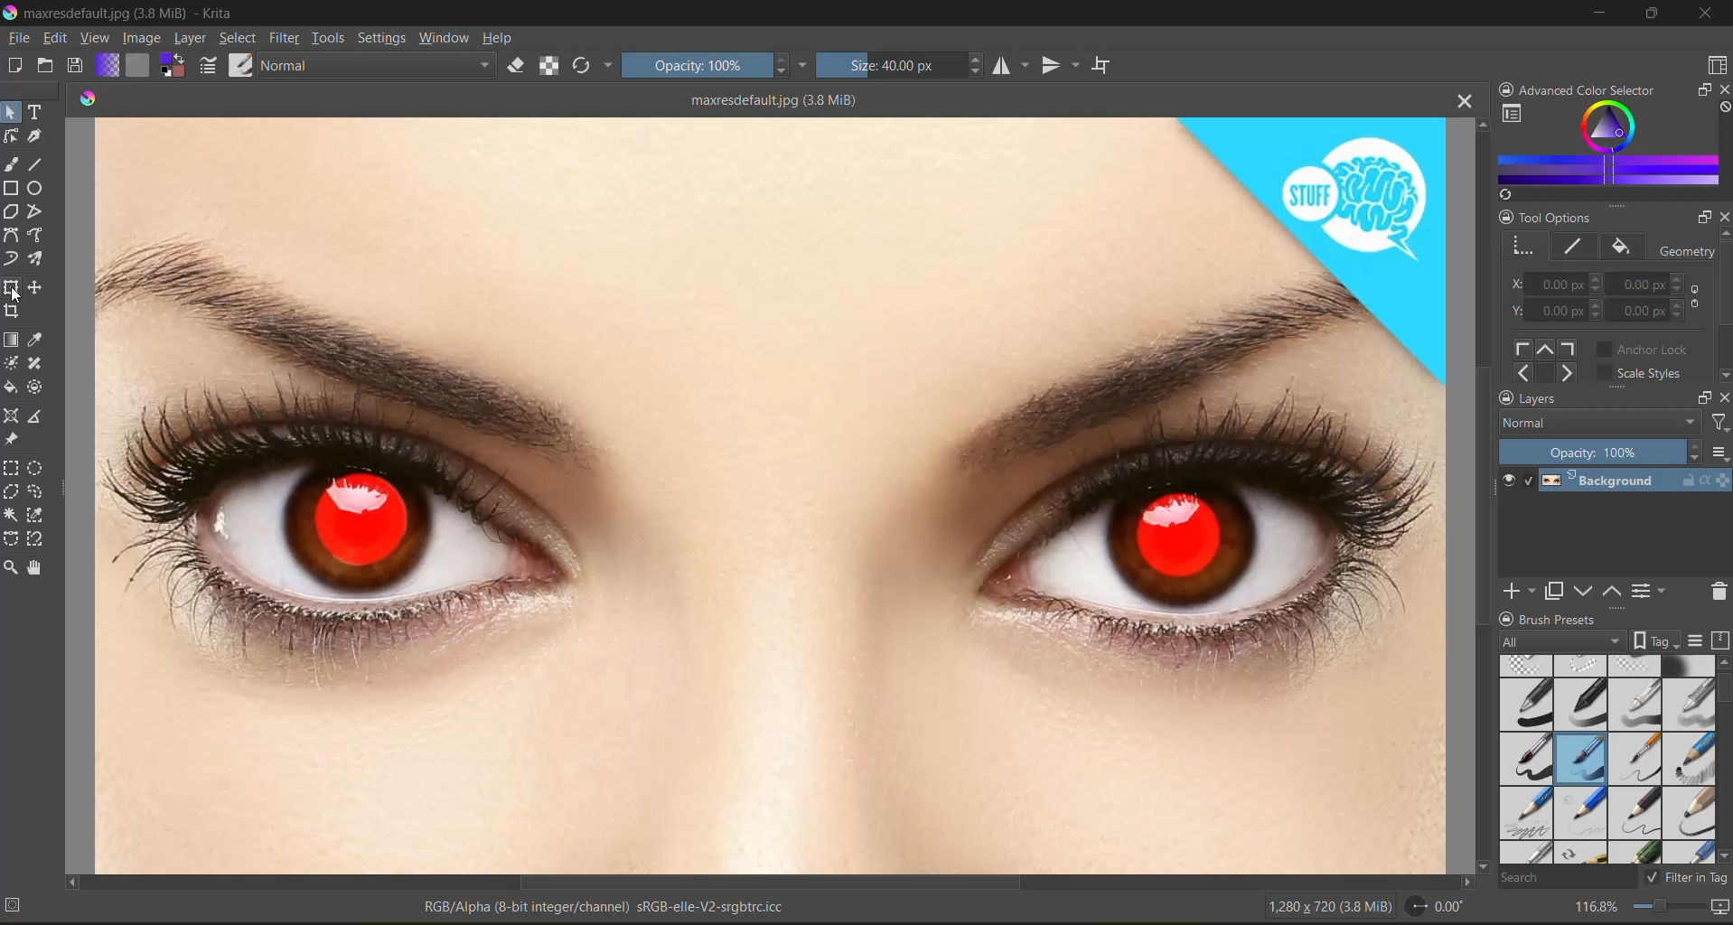  Describe the element at coordinates (1597, 423) in the screenshot. I see `normal` at that location.